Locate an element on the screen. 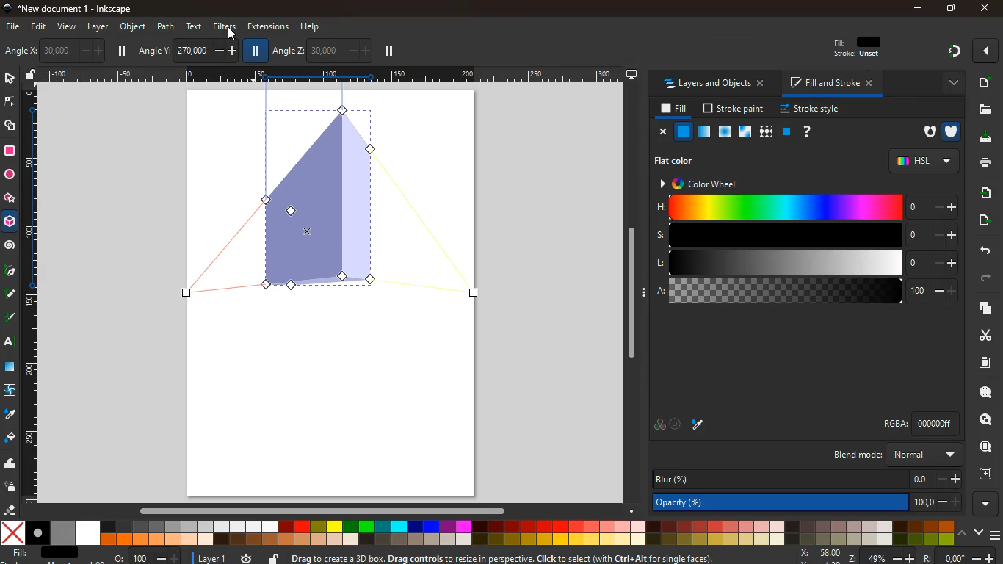 Image resolution: width=1003 pixels, height=564 pixels. edge is located at coordinates (9, 103).